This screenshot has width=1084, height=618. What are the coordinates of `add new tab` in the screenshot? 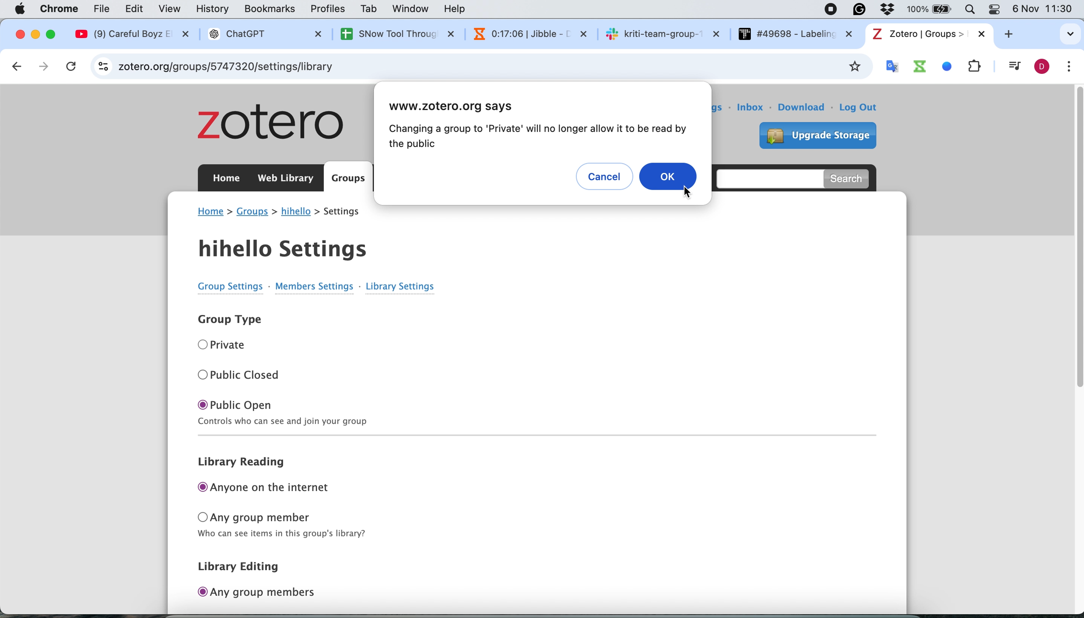 It's located at (1014, 36).